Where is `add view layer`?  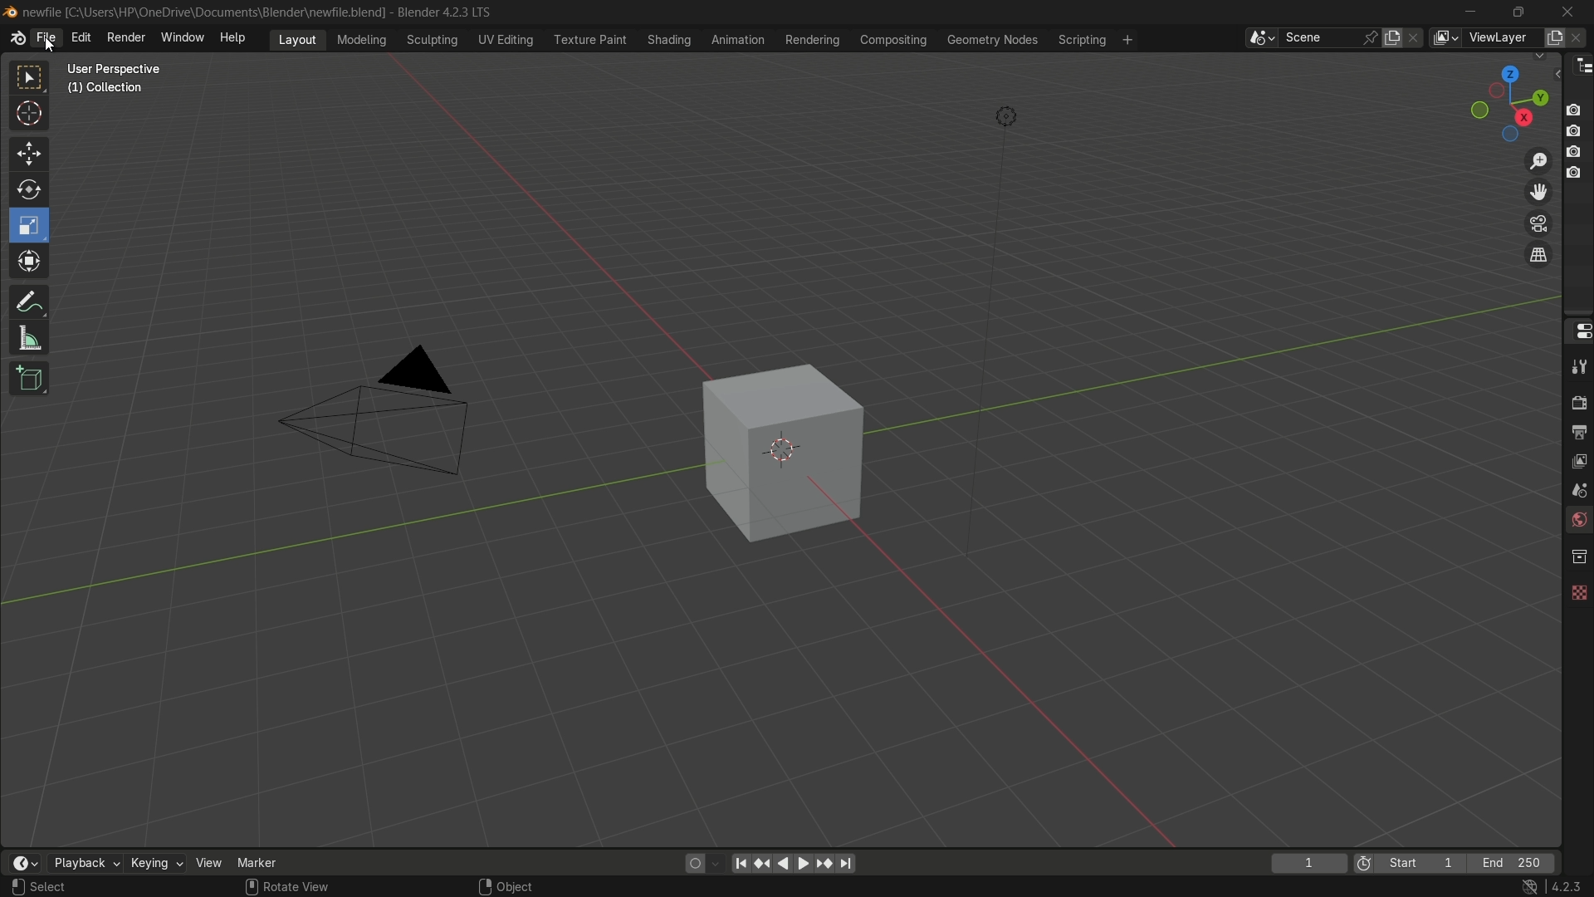
add view layer is located at coordinates (1552, 37).